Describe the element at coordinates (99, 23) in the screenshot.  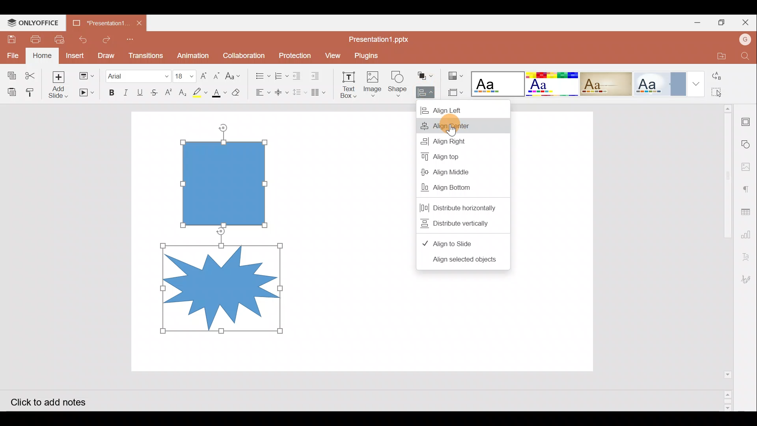
I see `Document title` at that location.